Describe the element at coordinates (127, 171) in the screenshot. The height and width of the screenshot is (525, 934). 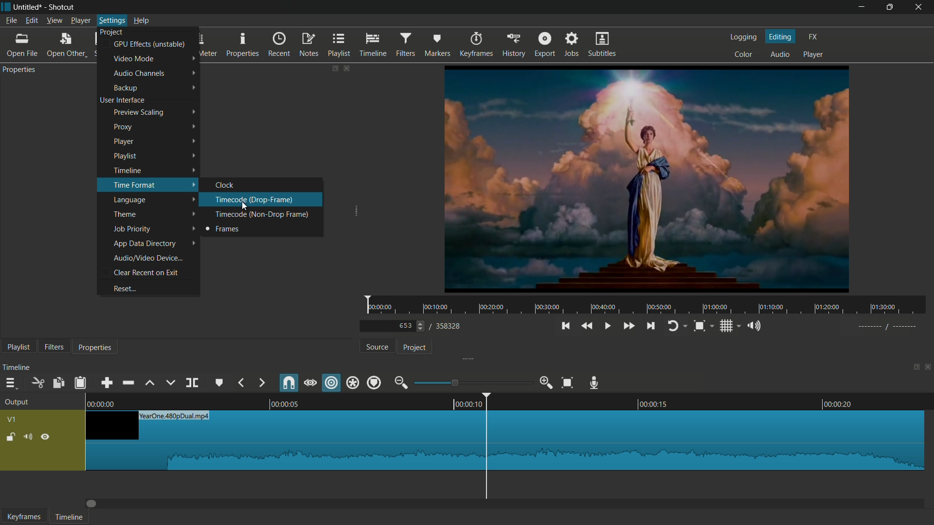
I see `timeline` at that location.